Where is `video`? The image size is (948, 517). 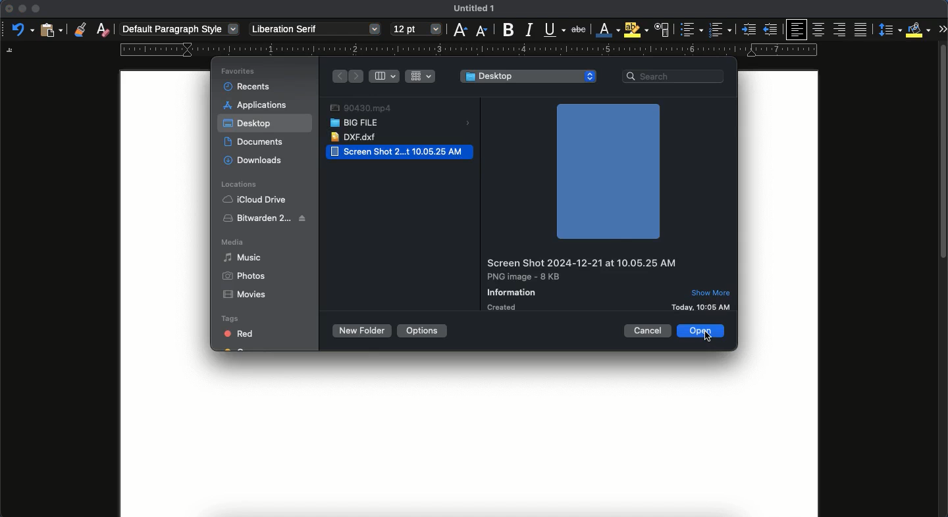
video is located at coordinates (360, 107).